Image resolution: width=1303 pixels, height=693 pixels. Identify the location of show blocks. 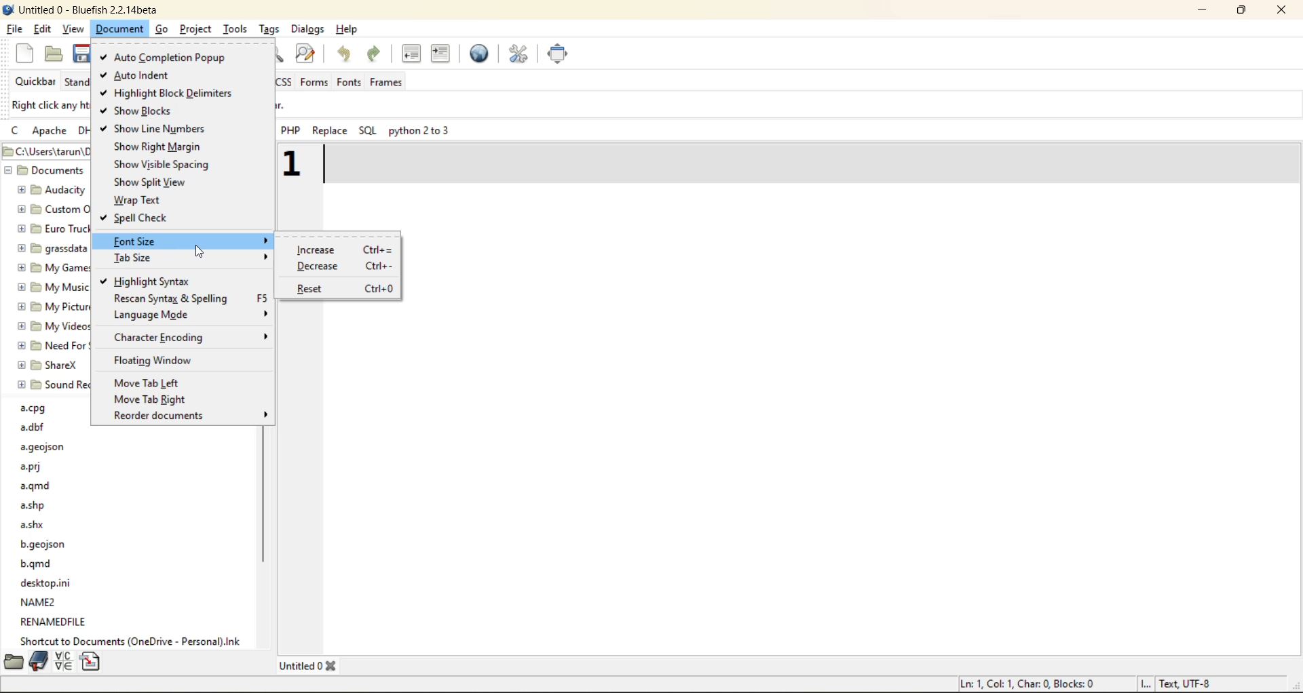
(147, 112).